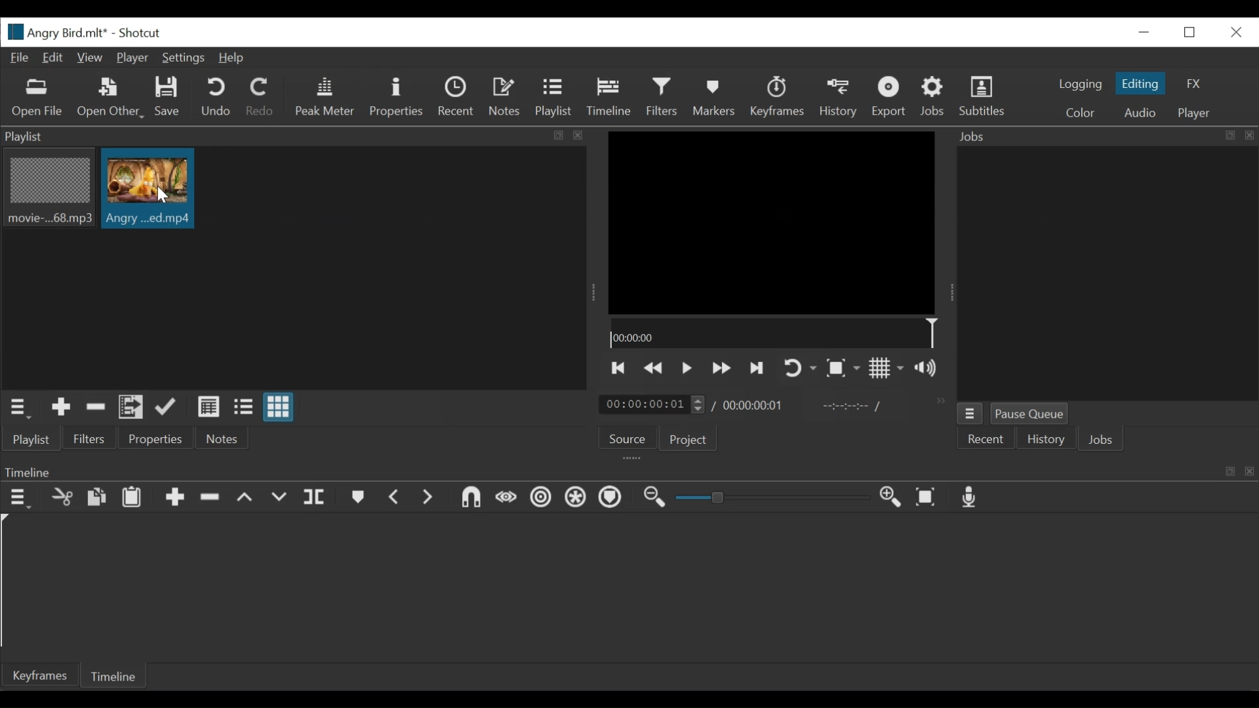 This screenshot has width=1259, height=708. Describe the element at coordinates (721, 369) in the screenshot. I see `Play quickly forward` at that location.